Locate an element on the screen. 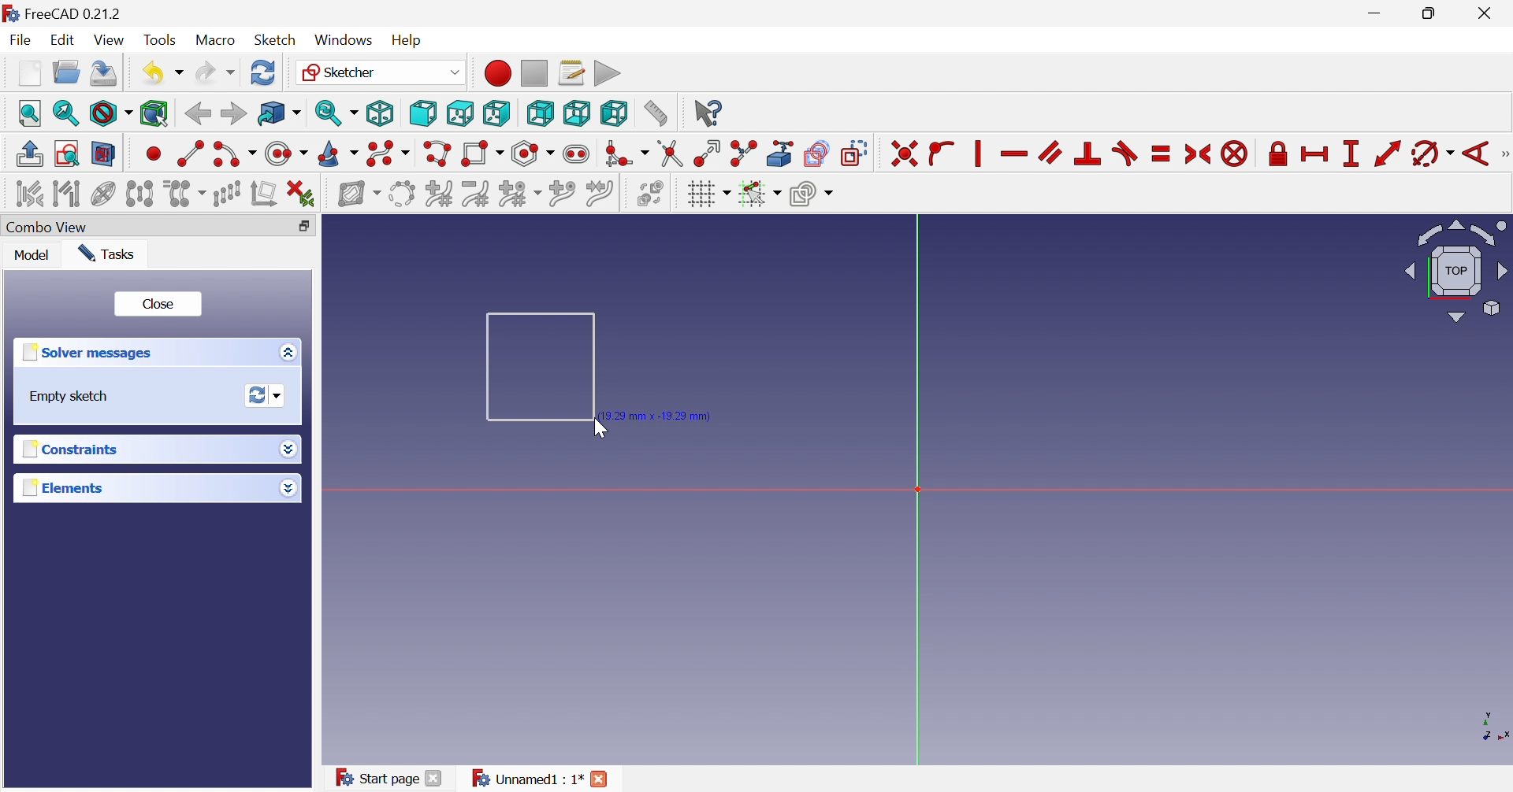  New is located at coordinates (29, 73).